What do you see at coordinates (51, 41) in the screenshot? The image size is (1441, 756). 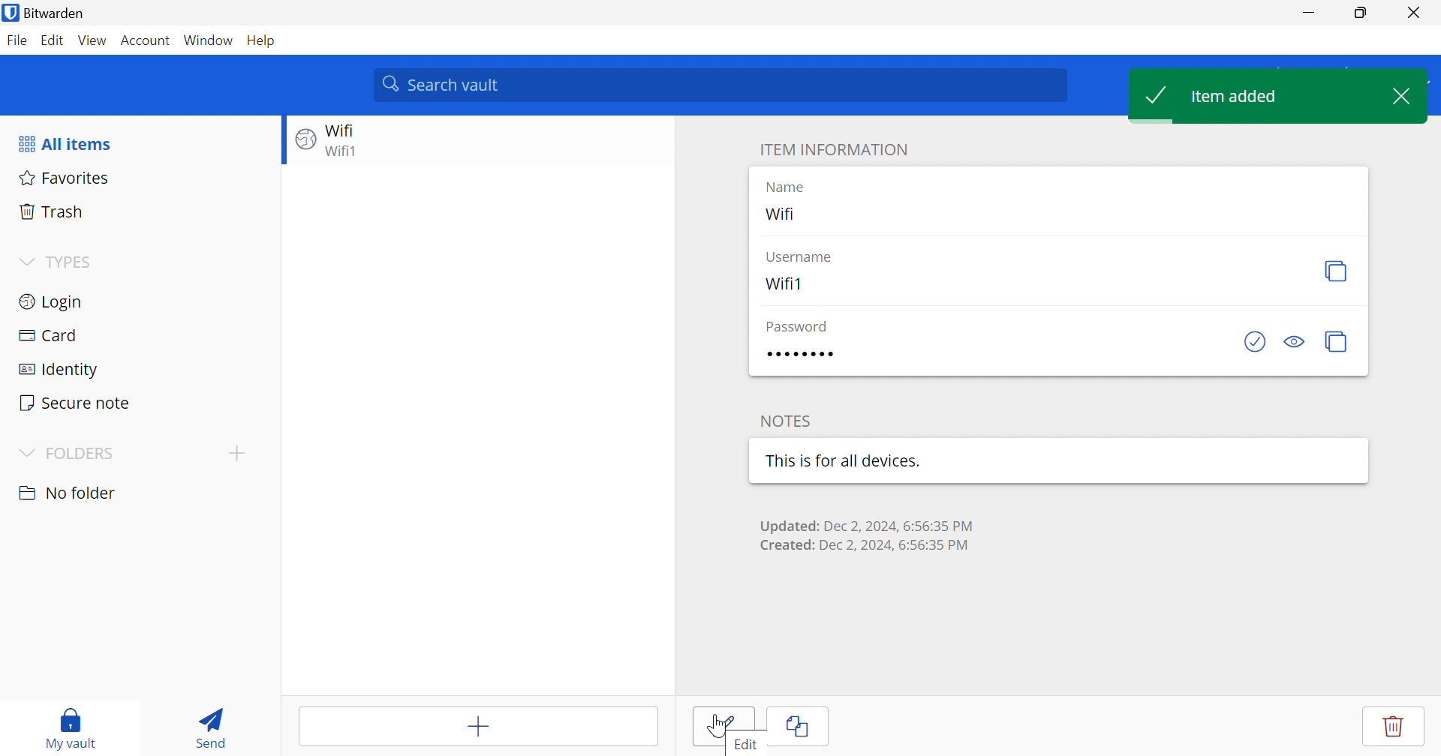 I see `Edit` at bounding box center [51, 41].